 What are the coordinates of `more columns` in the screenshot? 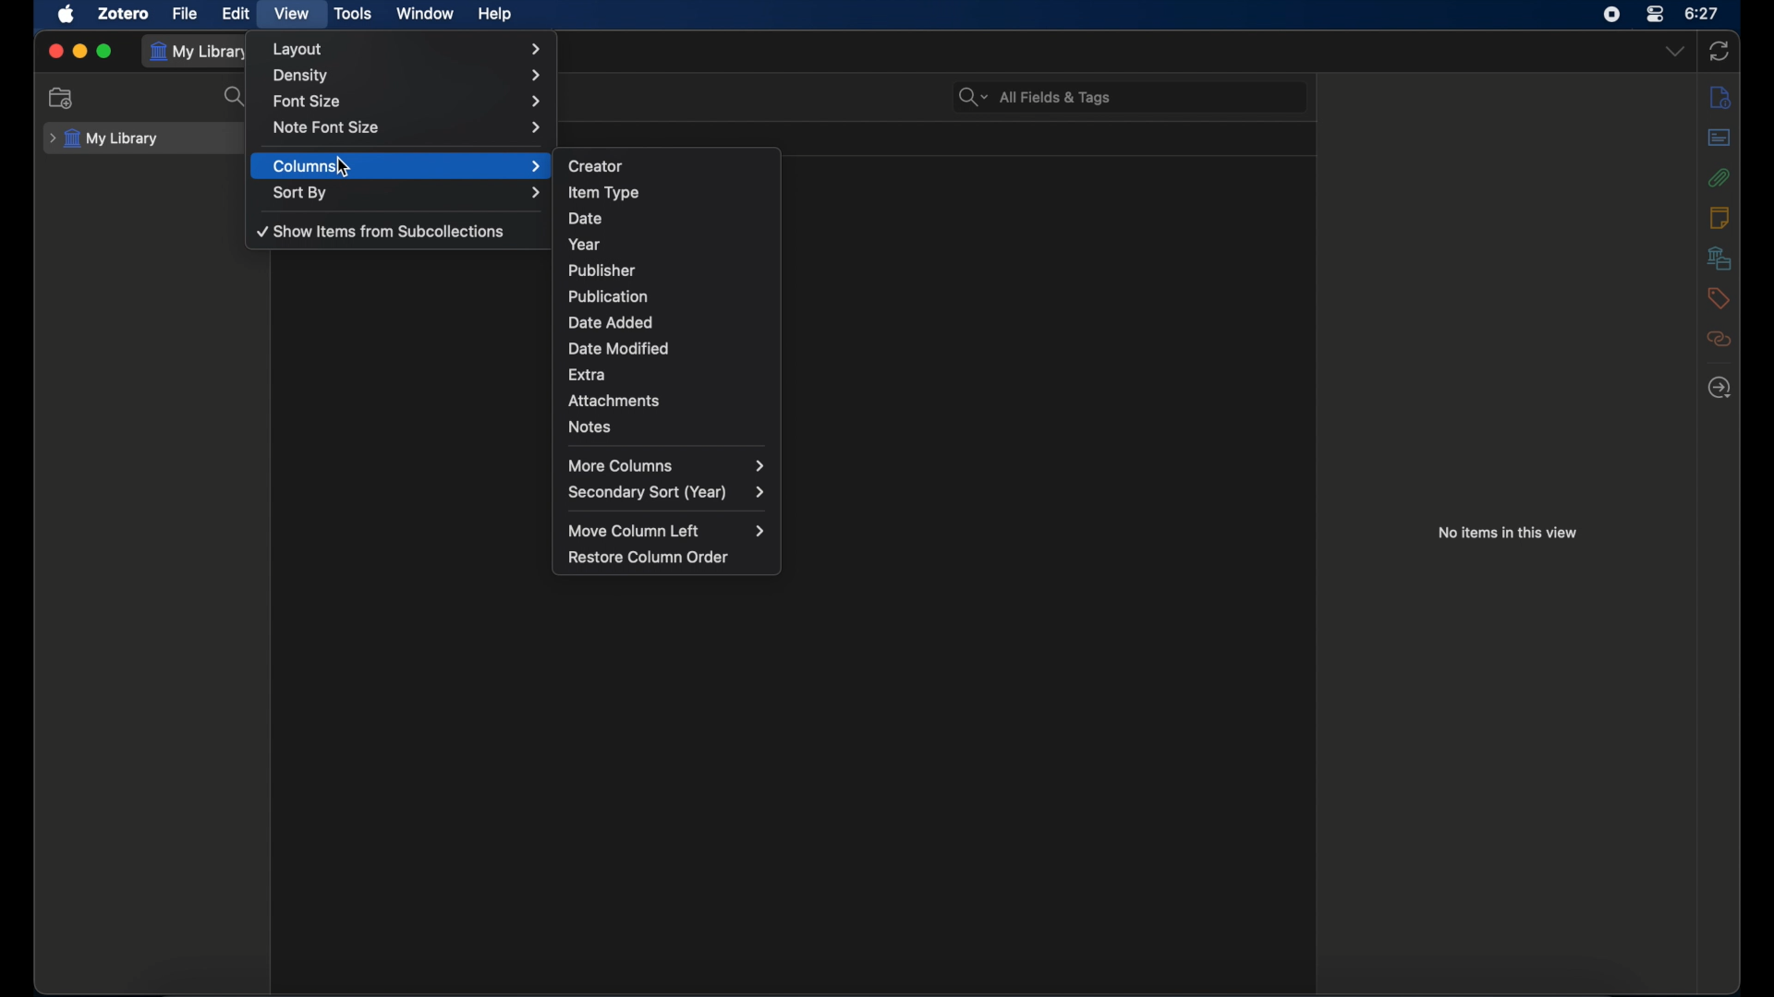 It's located at (667, 465).